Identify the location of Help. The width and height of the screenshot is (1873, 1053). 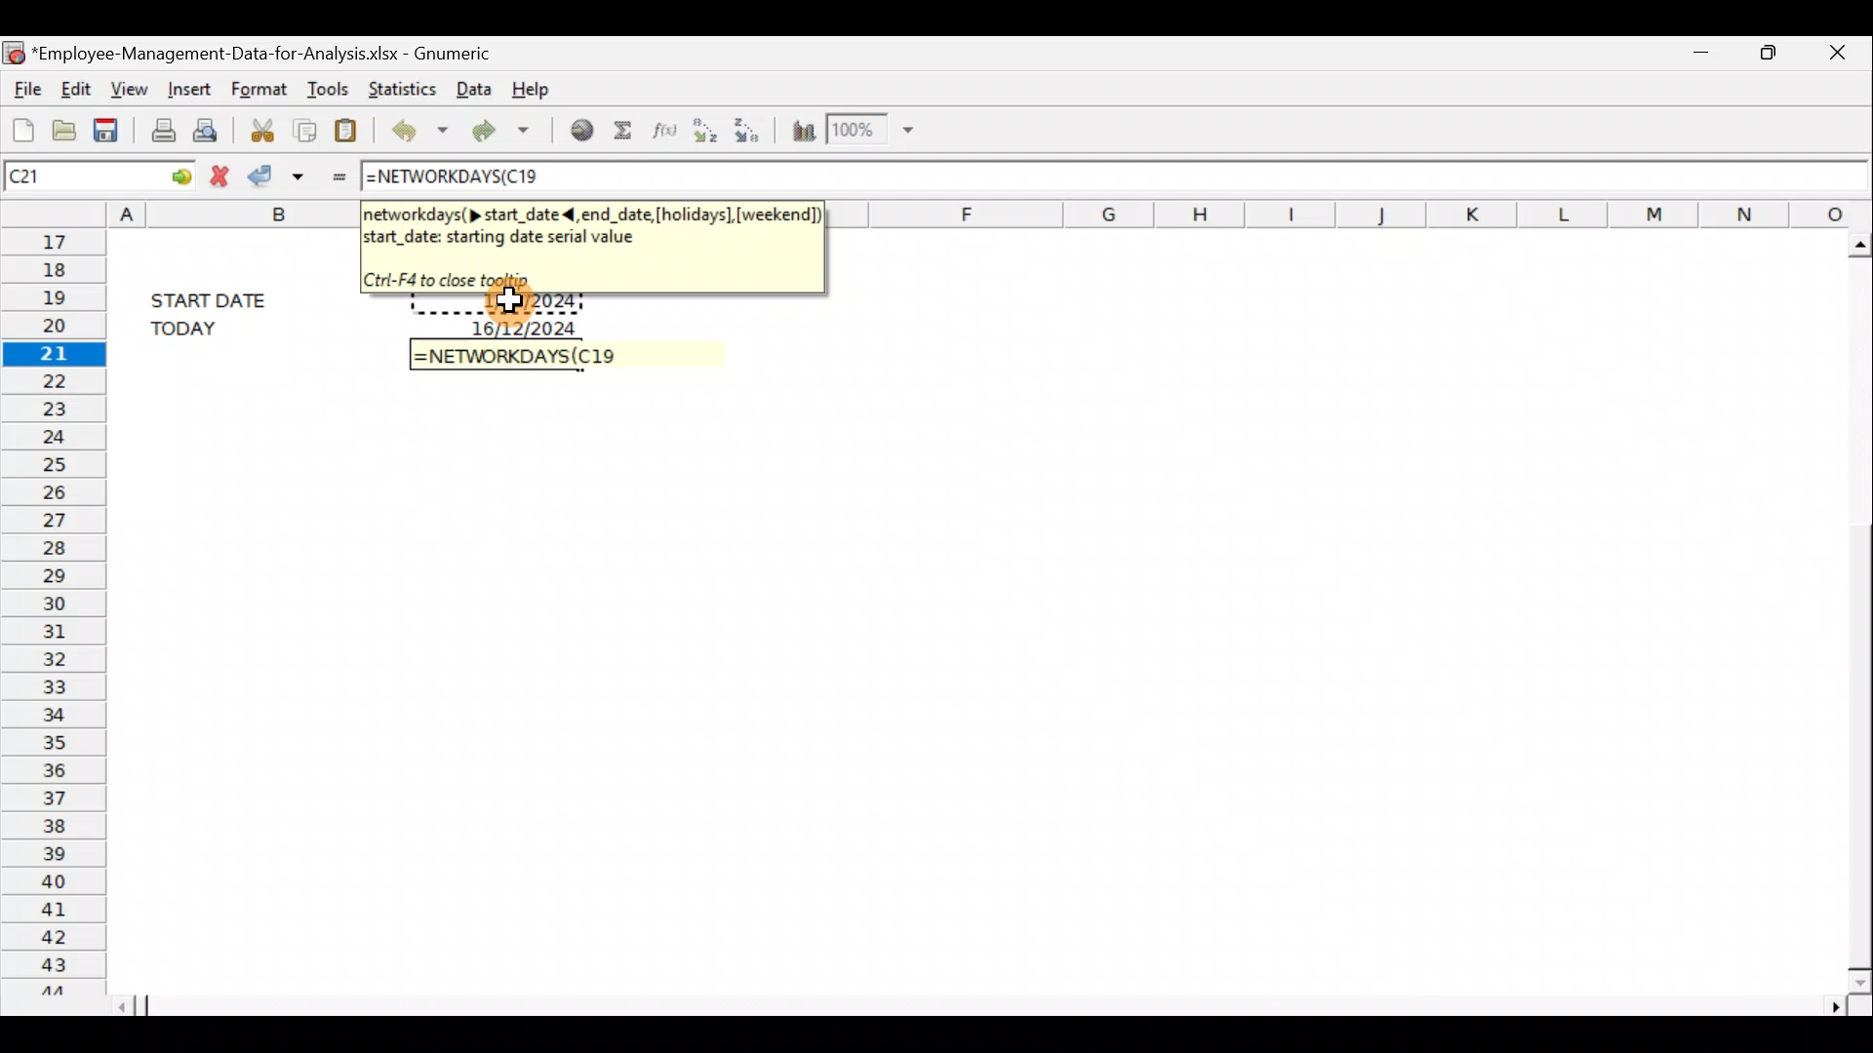
(544, 88).